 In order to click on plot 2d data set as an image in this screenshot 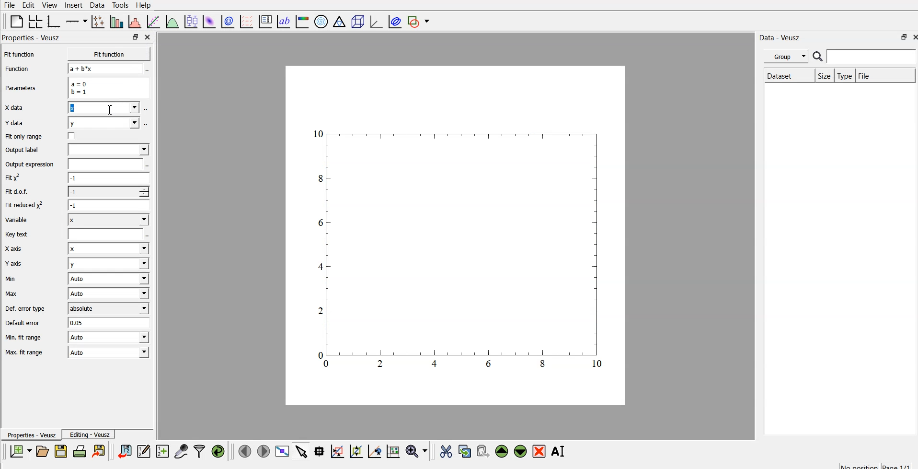, I will do `click(210, 22)`.